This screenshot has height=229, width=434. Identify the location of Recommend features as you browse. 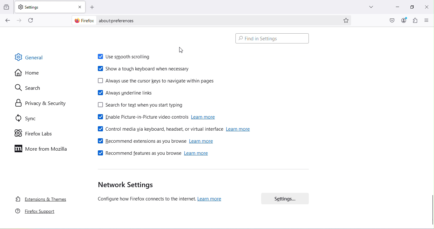
(139, 154).